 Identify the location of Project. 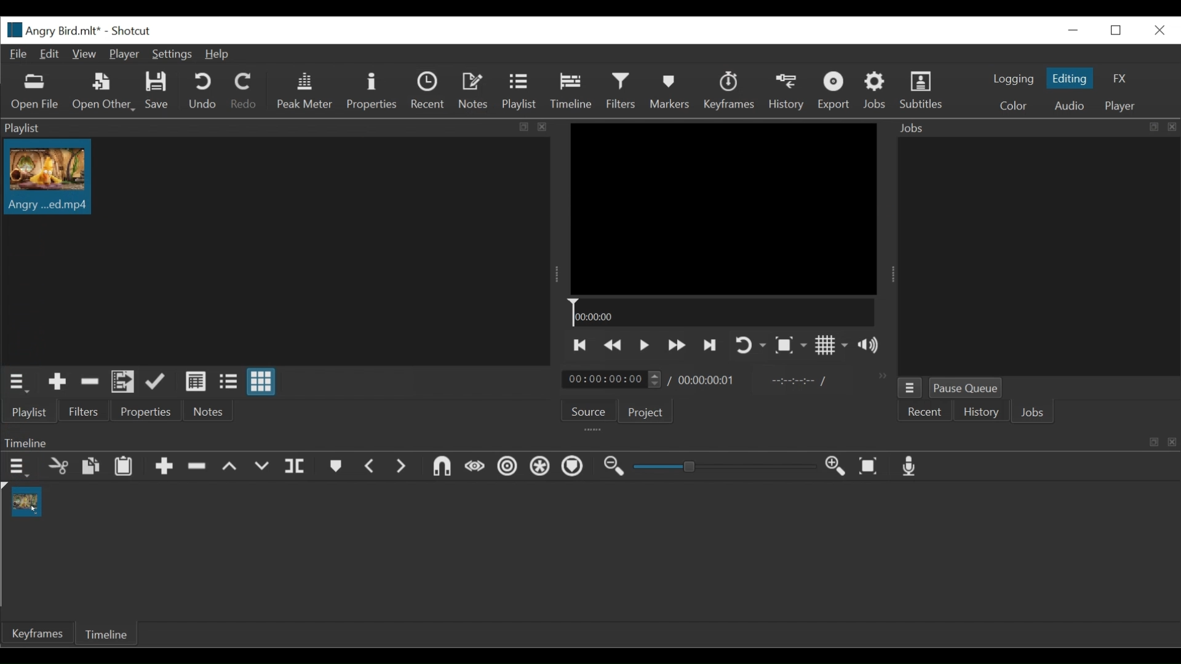
(645, 412).